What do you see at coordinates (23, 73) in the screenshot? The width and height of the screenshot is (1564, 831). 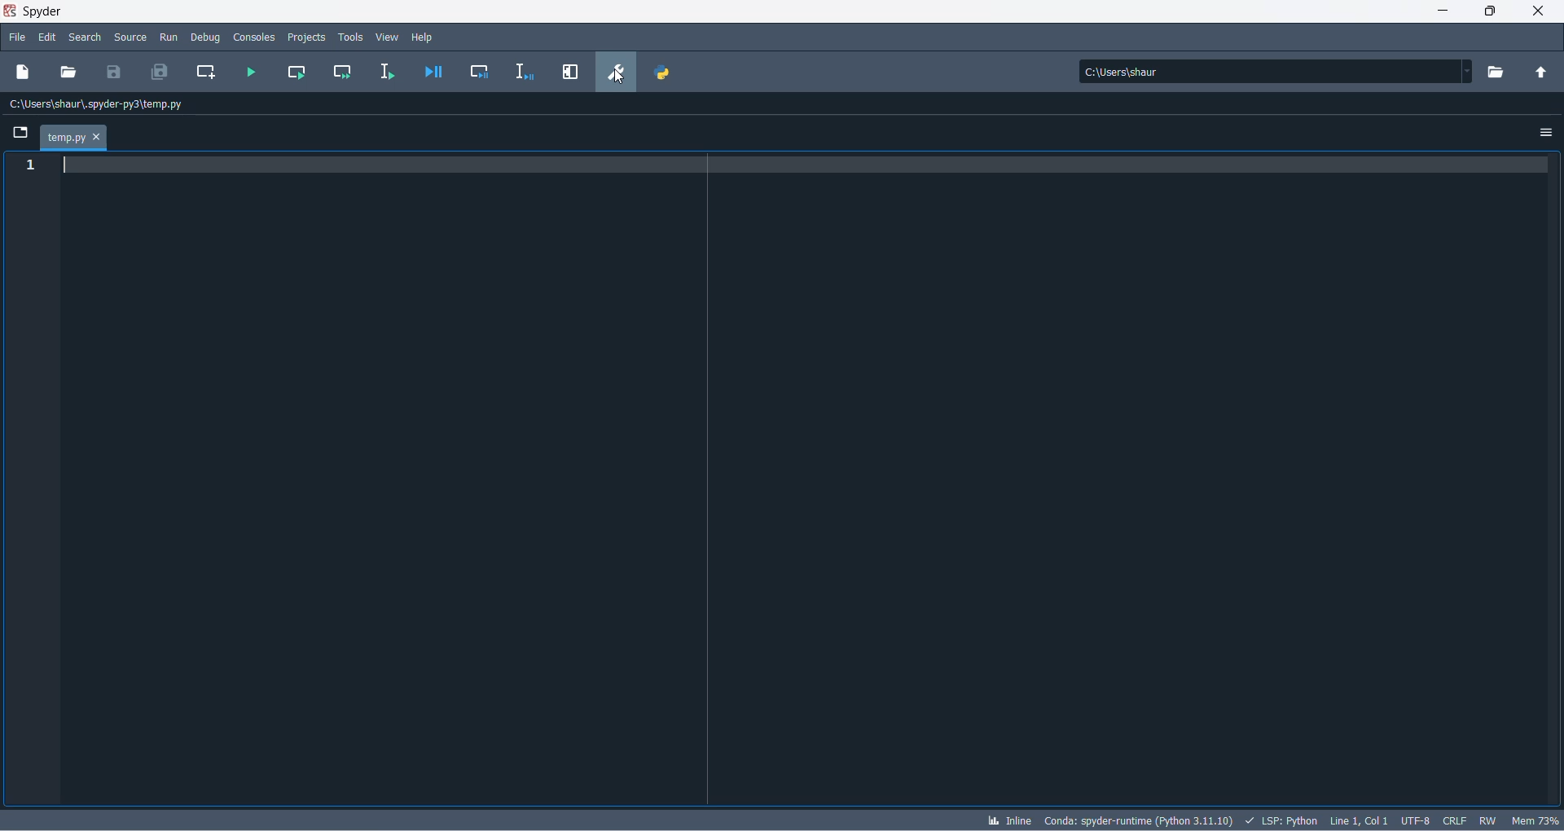 I see `new file` at bounding box center [23, 73].